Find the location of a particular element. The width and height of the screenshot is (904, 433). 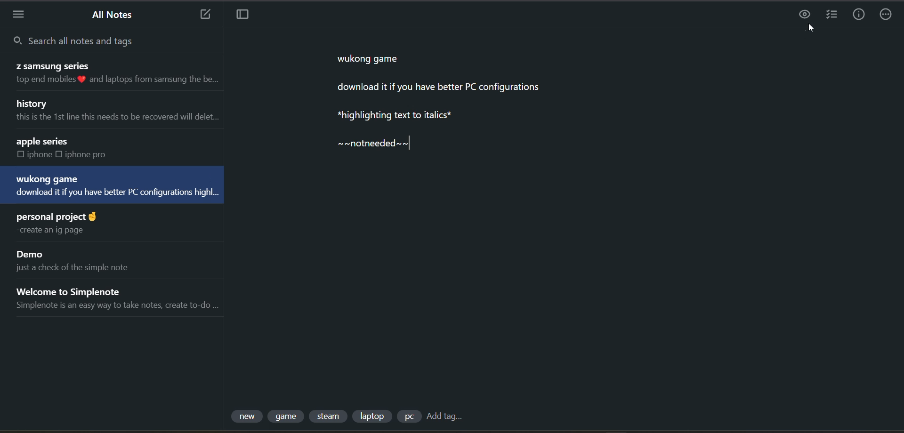

insert checklist is located at coordinates (832, 16).